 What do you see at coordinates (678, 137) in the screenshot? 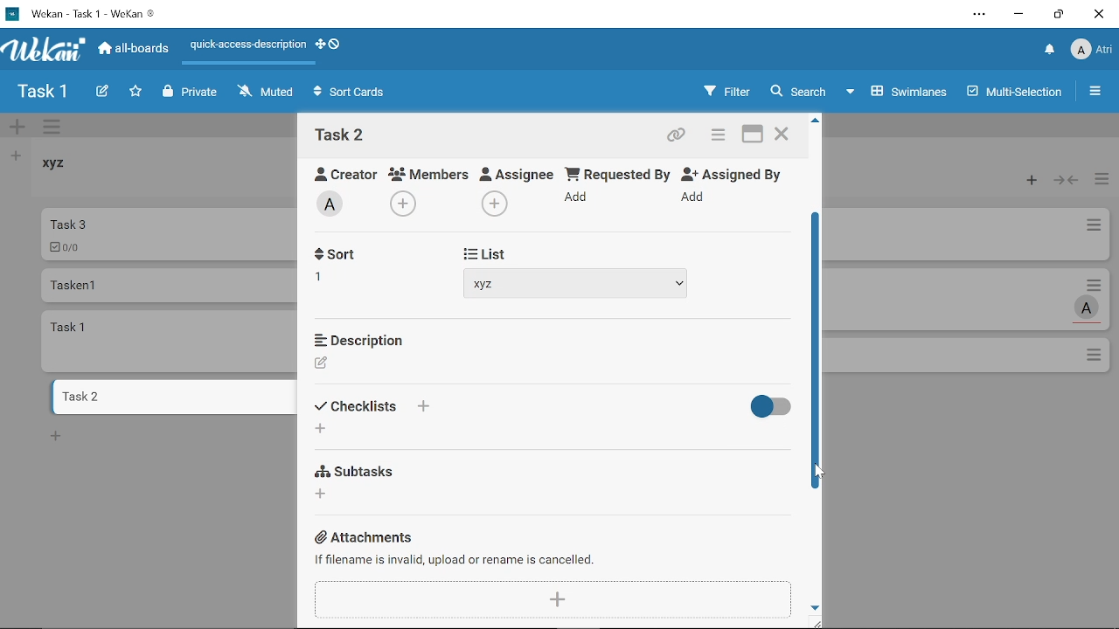
I see `Copy card link to clipboard` at bounding box center [678, 137].